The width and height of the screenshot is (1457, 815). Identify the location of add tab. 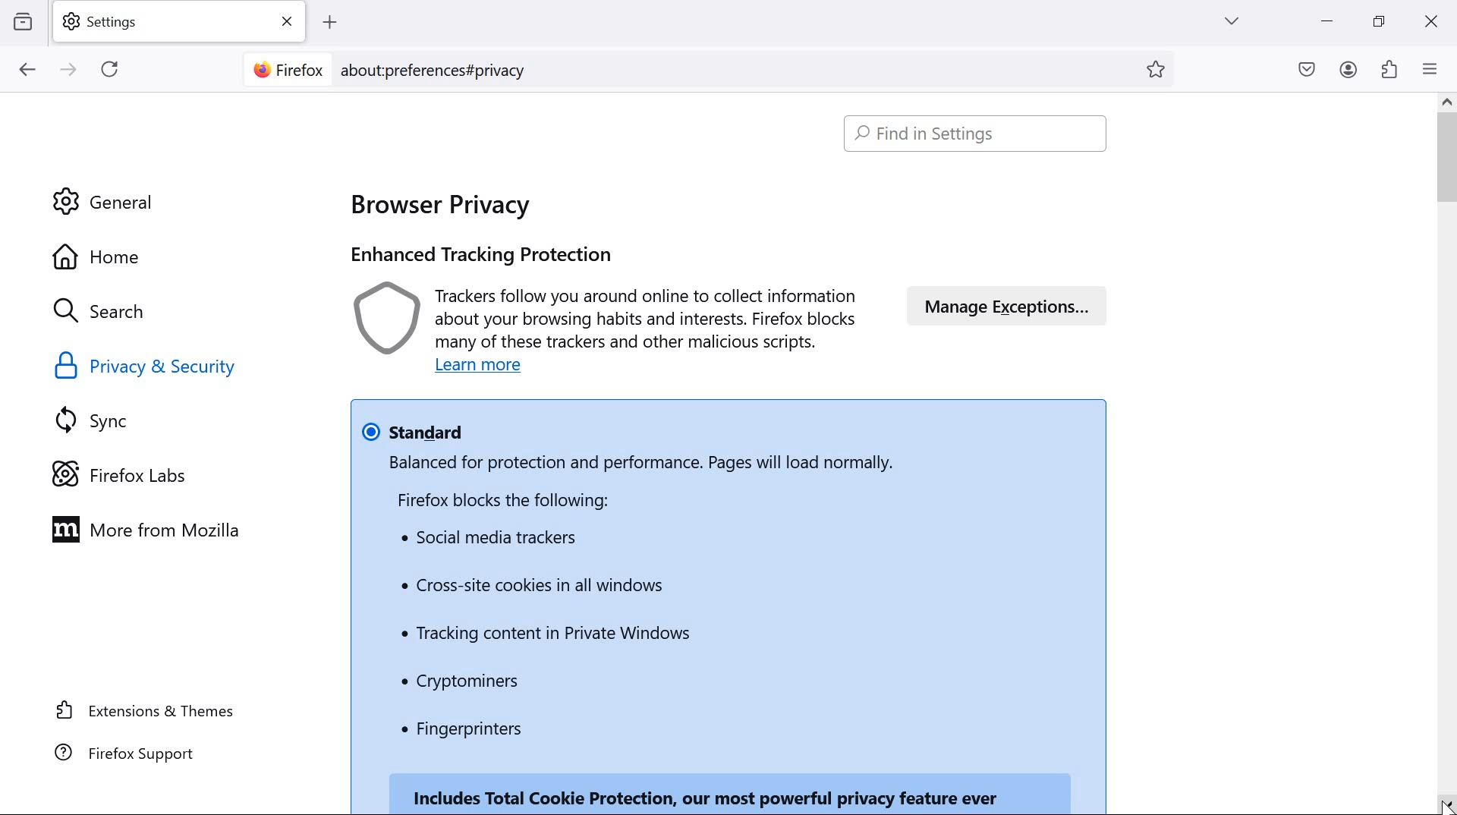
(329, 23).